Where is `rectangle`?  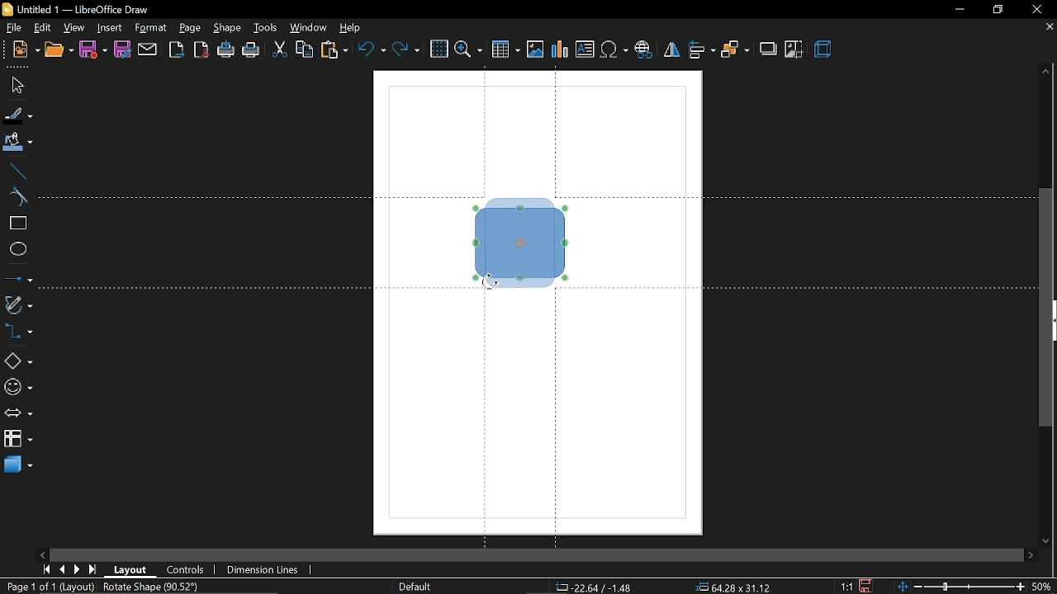
rectangle is located at coordinates (17, 224).